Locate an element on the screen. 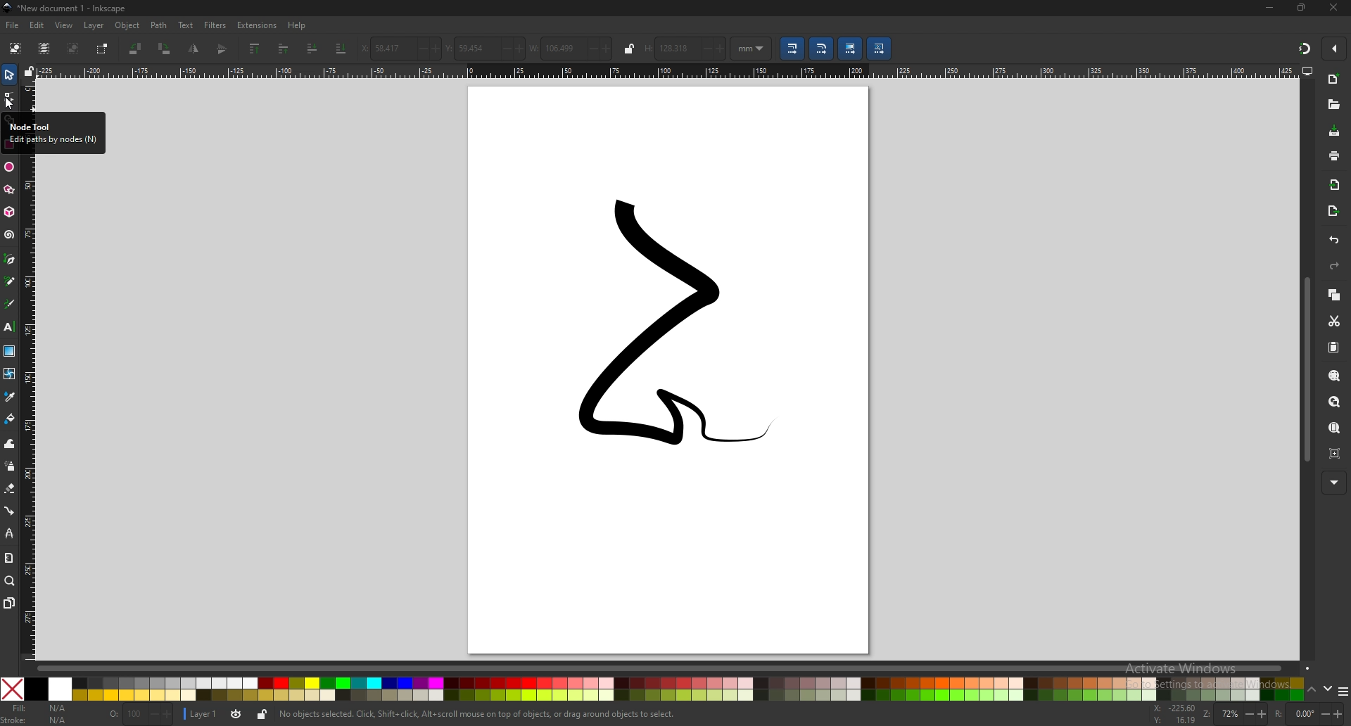 The height and width of the screenshot is (726, 1351). flip vertically is located at coordinates (193, 49).